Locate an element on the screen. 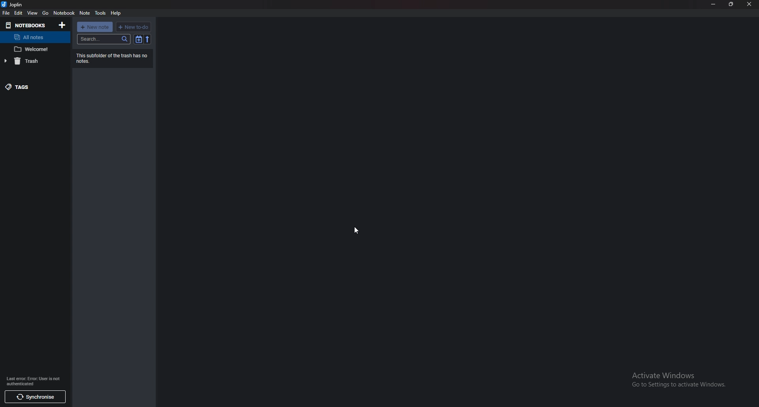 This screenshot has width=759, height=407. tools is located at coordinates (101, 13).